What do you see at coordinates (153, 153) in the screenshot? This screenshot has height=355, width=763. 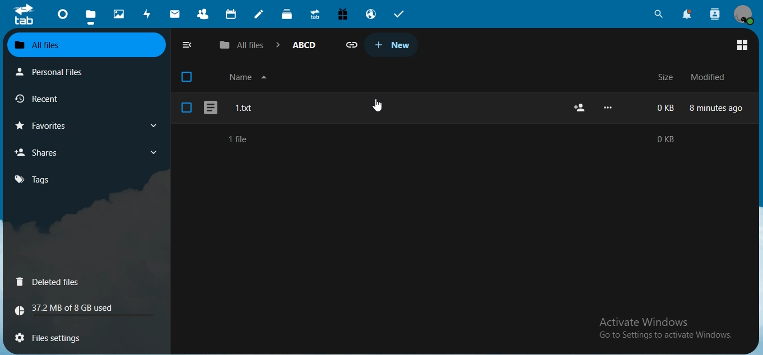 I see `show` at bounding box center [153, 153].